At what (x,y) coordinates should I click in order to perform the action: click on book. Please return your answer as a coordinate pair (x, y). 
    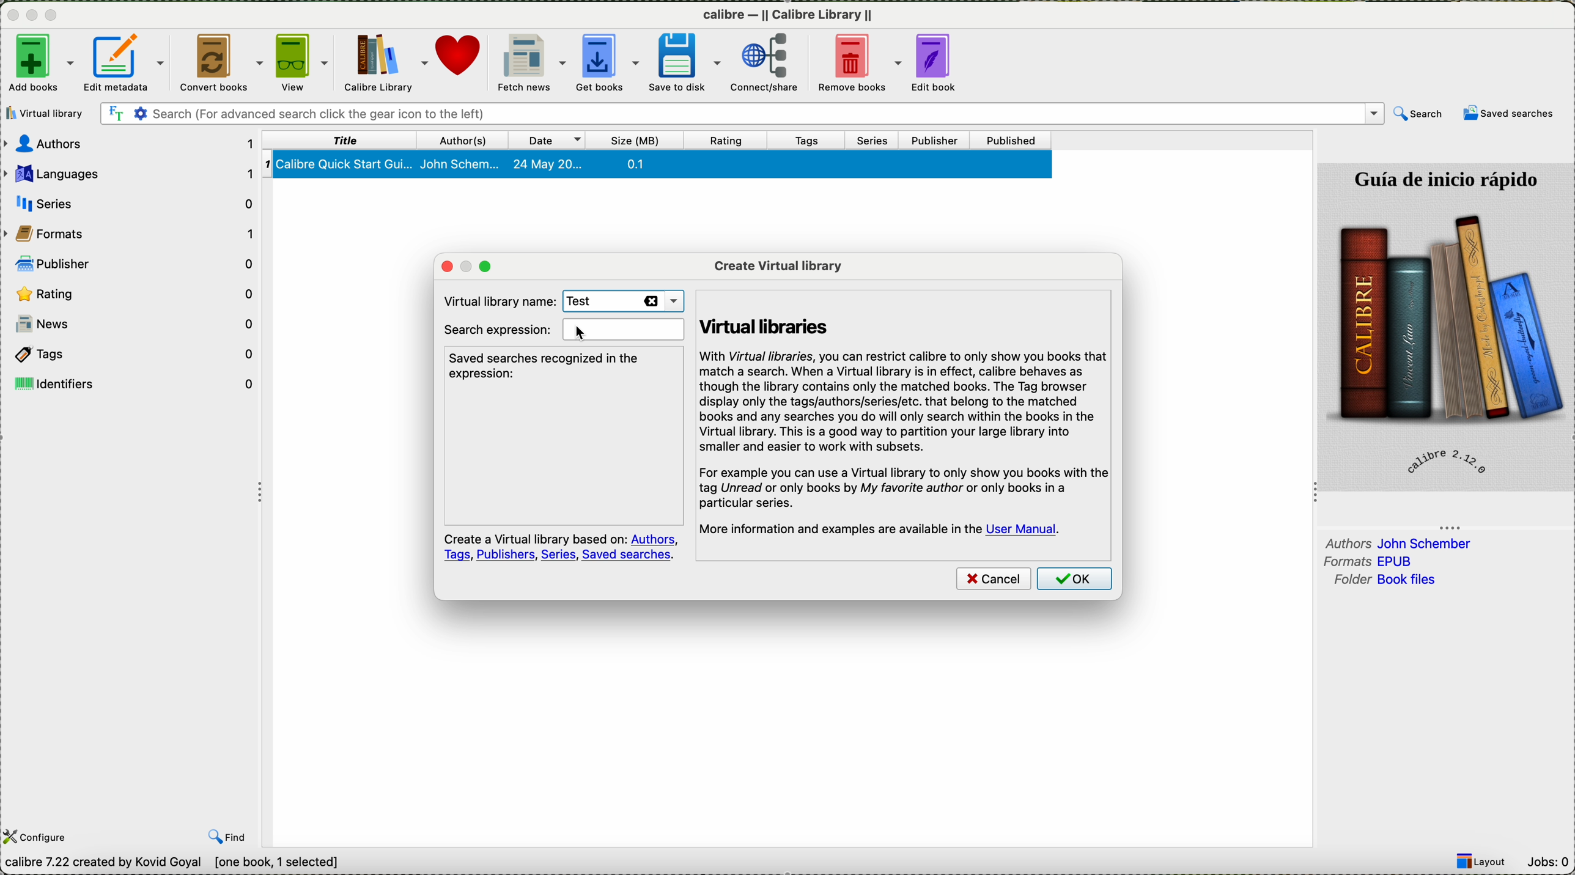
    Looking at the image, I should click on (660, 168).